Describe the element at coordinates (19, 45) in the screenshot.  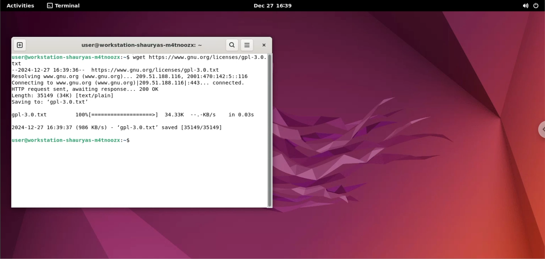
I see `new tab` at that location.